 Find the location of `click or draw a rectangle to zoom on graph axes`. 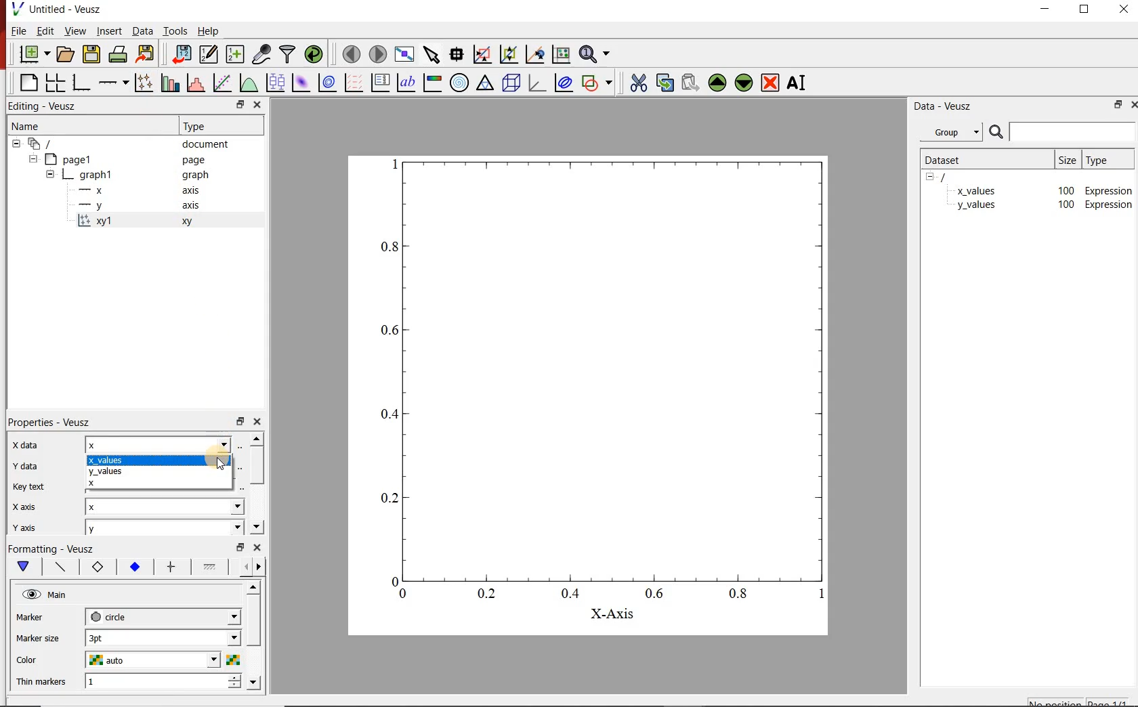

click or draw a rectangle to zoom on graph axes is located at coordinates (482, 54).